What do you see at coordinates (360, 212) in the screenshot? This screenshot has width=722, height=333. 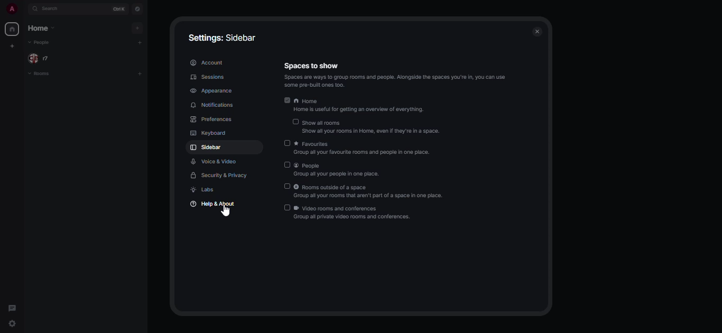 I see `video rooms and conferences group all private video rooms and conferences` at bounding box center [360, 212].